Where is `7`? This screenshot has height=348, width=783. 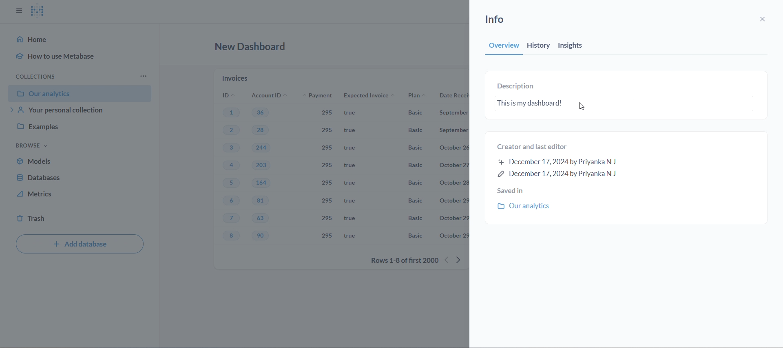 7 is located at coordinates (231, 219).